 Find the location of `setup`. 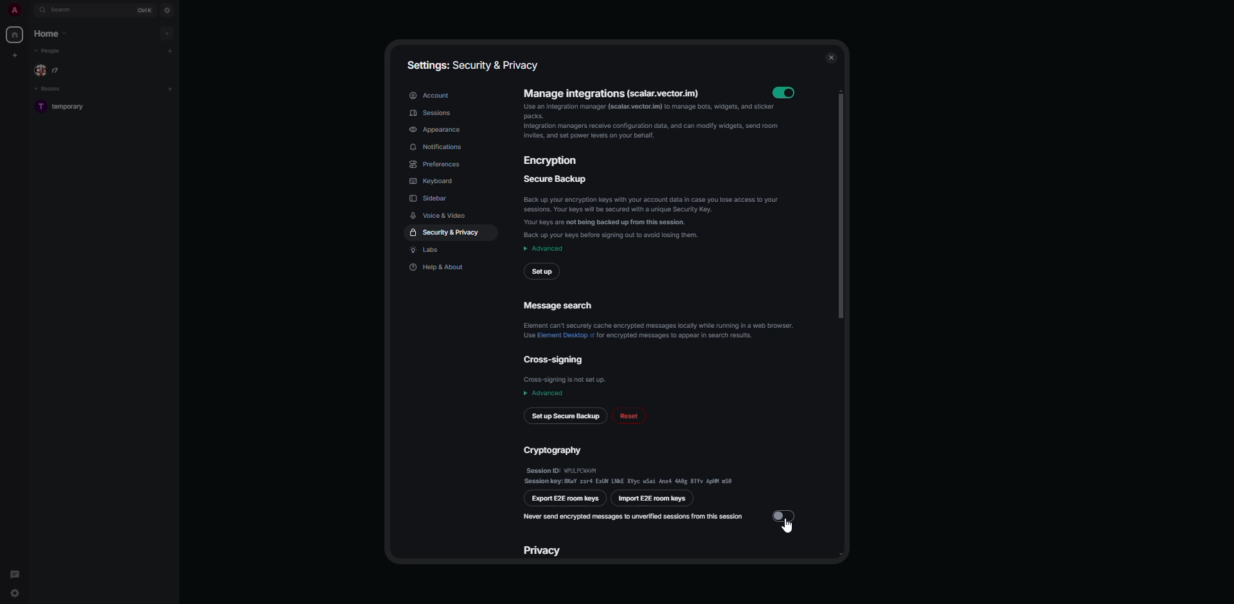

setup is located at coordinates (541, 271).